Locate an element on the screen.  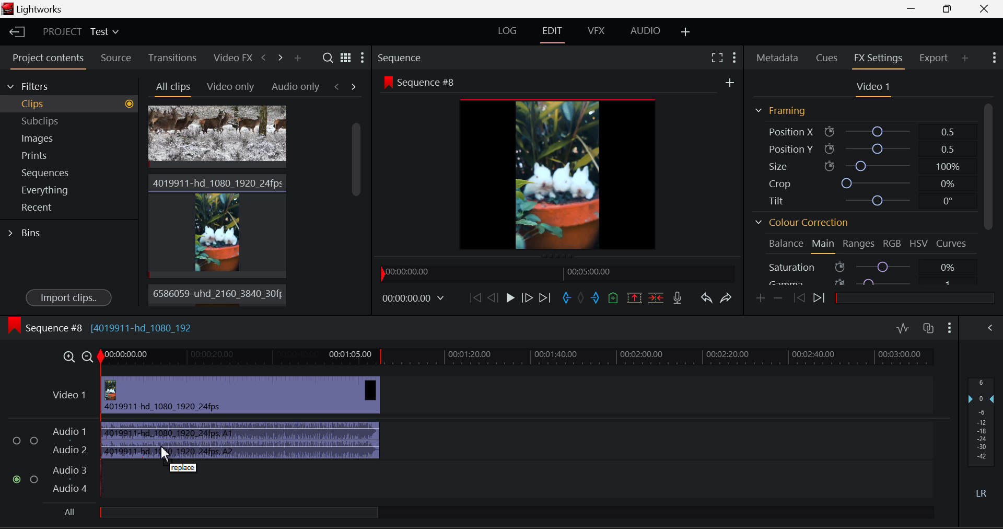
Gamma is located at coordinates (869, 282).